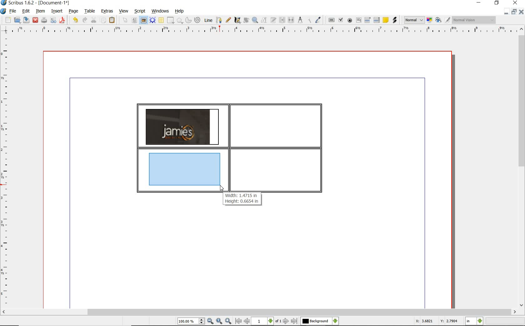  I want to click on preflight verifier, so click(53, 21).